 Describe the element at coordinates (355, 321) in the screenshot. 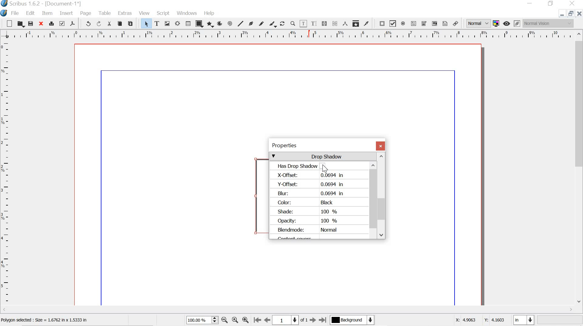

I see `background` at that location.